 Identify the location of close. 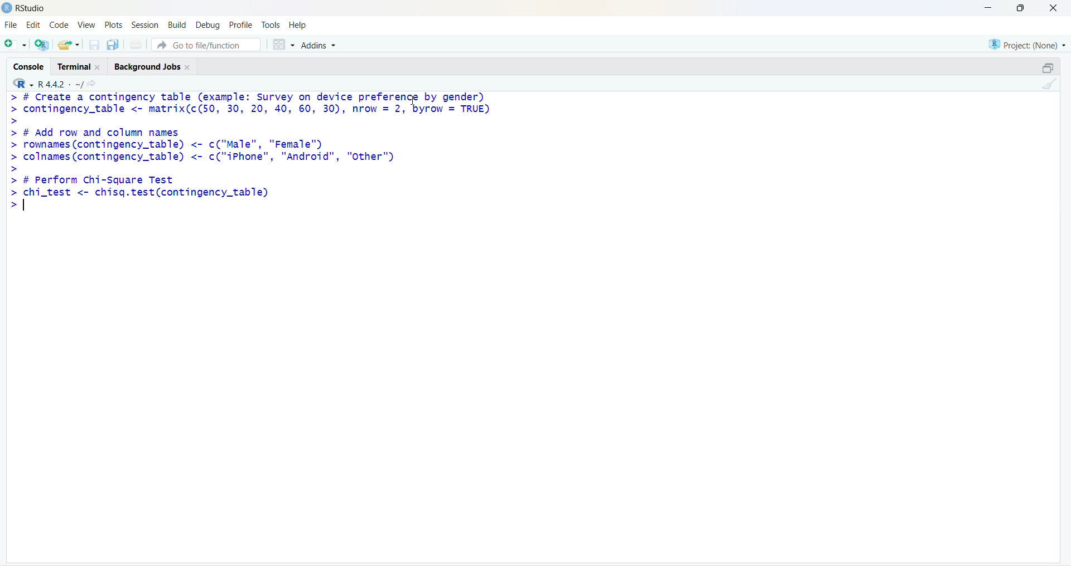
(187, 67).